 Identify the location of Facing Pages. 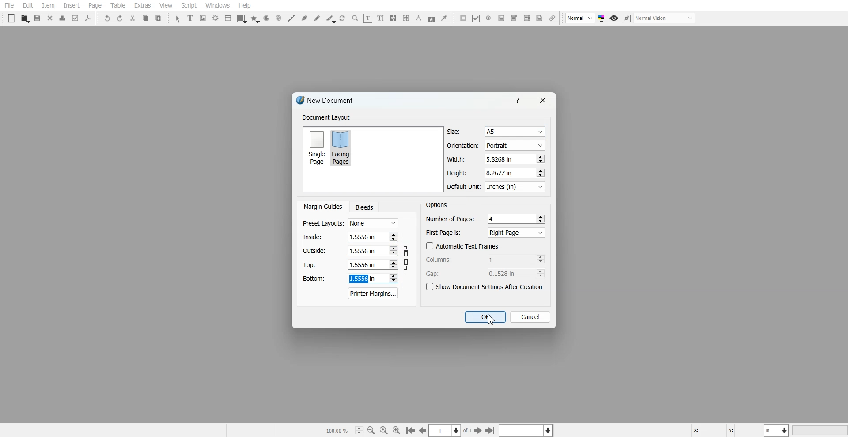
(342, 147).